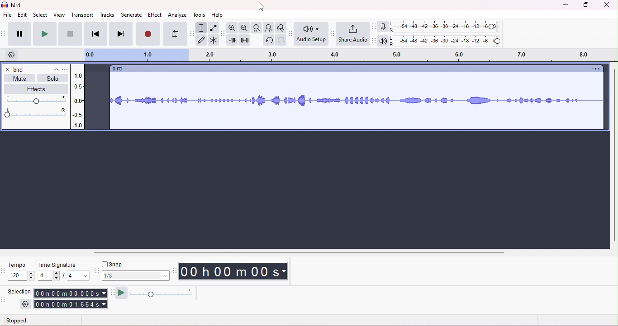  What do you see at coordinates (268, 28) in the screenshot?
I see `fit project to width` at bounding box center [268, 28].